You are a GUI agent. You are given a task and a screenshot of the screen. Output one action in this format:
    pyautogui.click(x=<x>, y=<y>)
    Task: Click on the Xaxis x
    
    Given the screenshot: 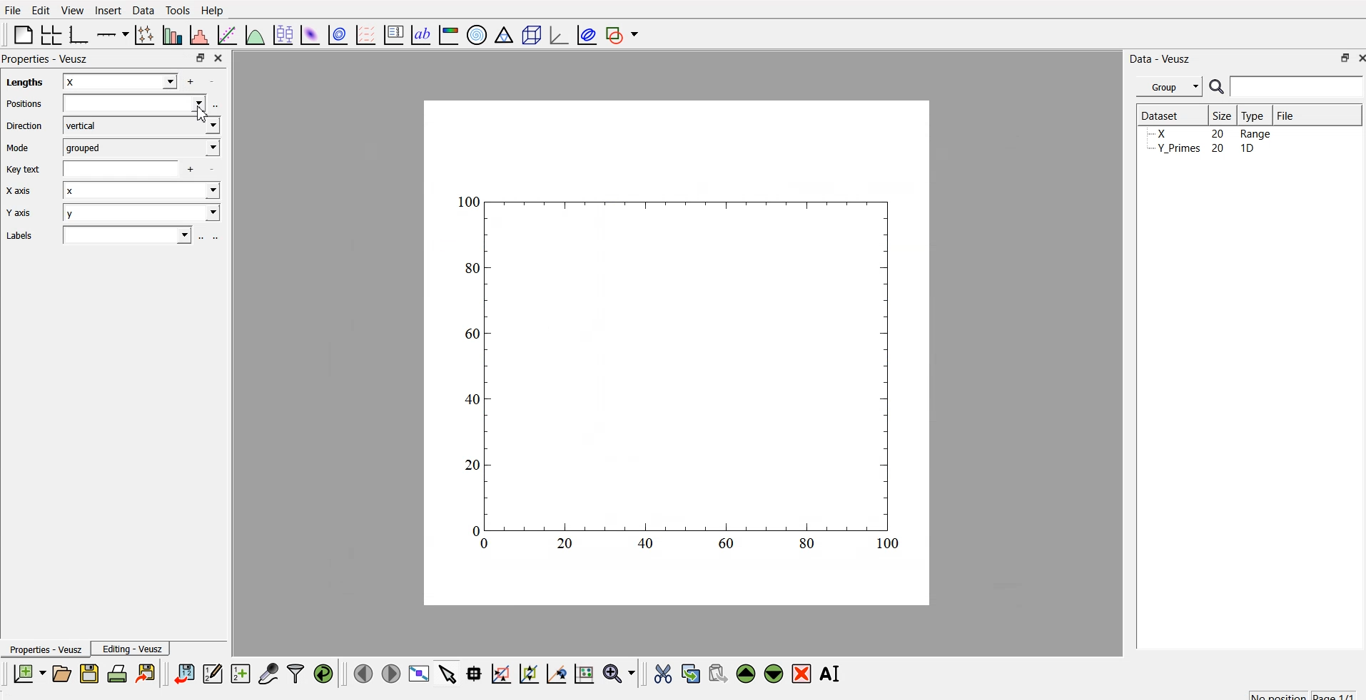 What is the action you would take?
    pyautogui.click(x=117, y=192)
    